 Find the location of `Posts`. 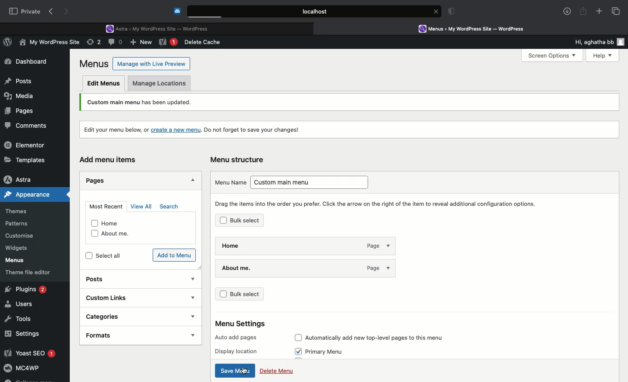

Posts is located at coordinates (18, 79).